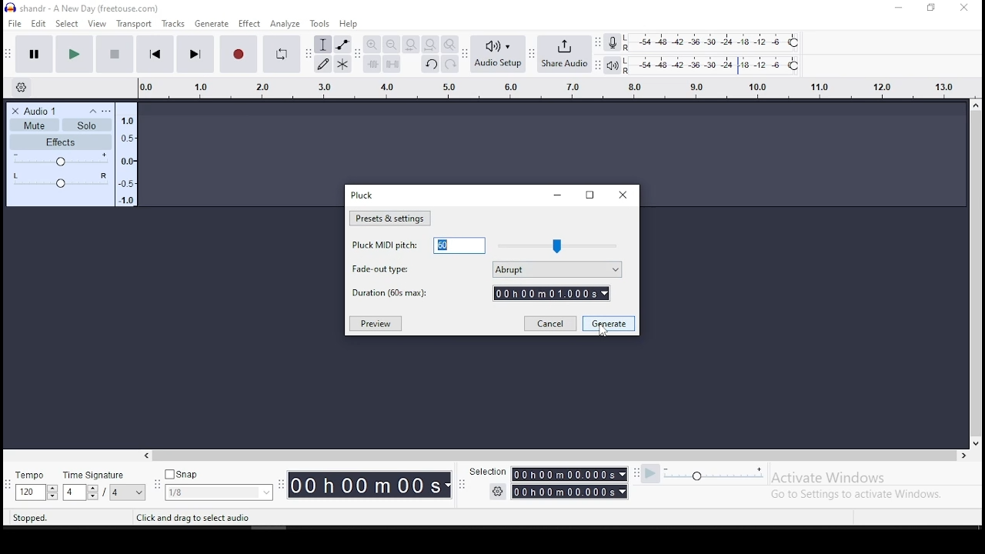 Image resolution: width=985 pixels, height=554 pixels. What do you see at coordinates (609, 323) in the screenshot?
I see `generate` at bounding box center [609, 323].